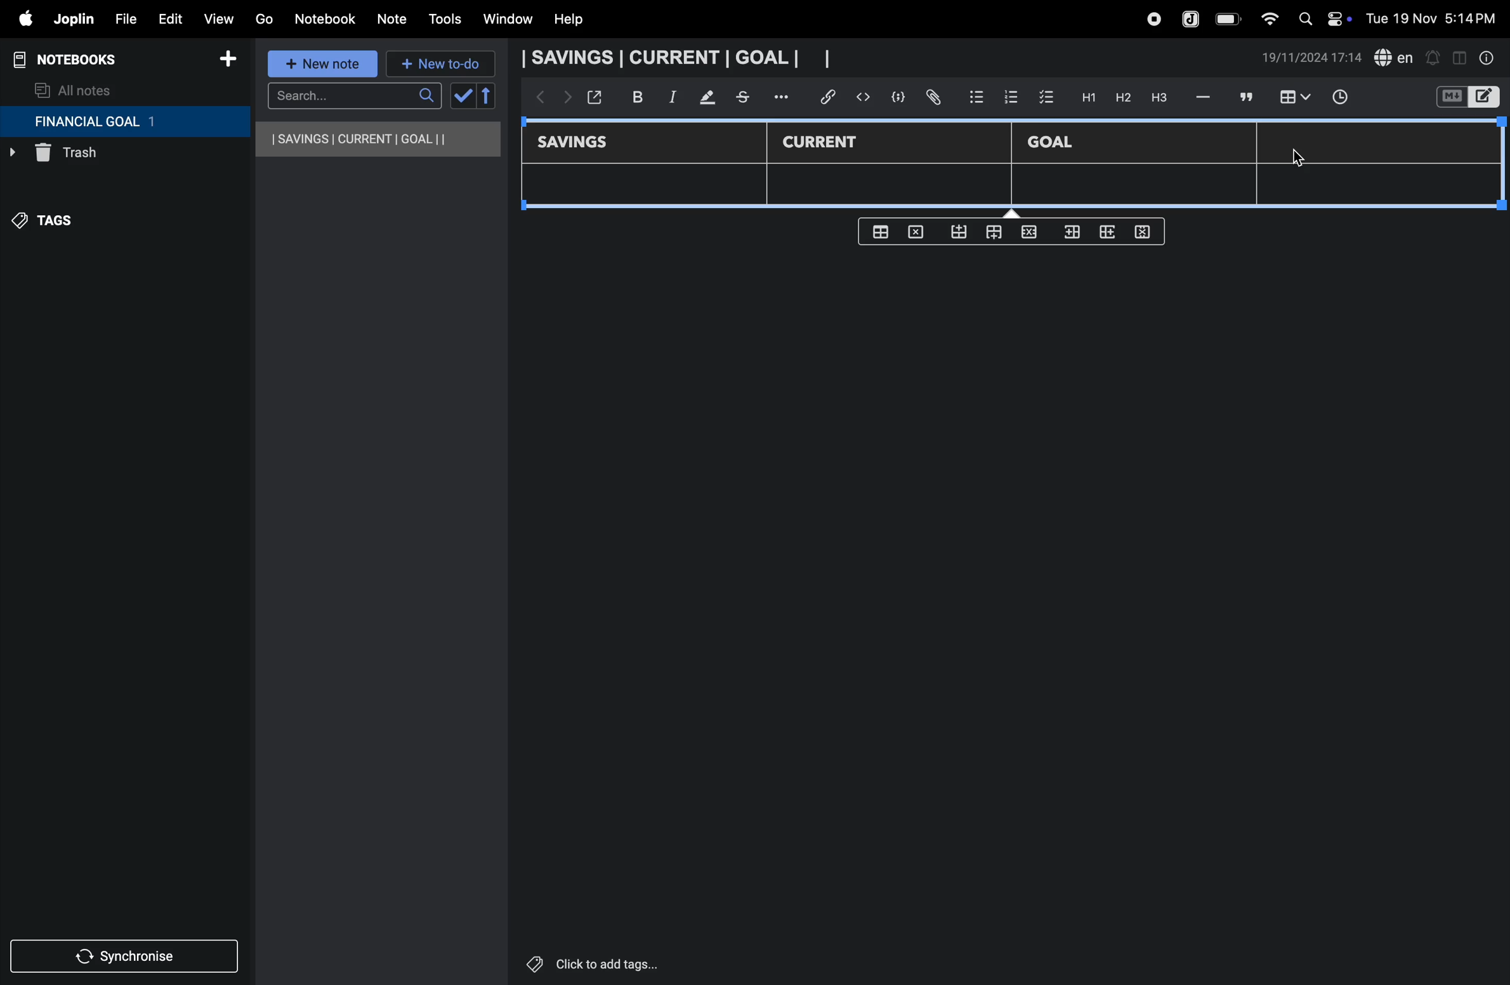 The image size is (1510, 985). I want to click on check box, so click(1047, 98).